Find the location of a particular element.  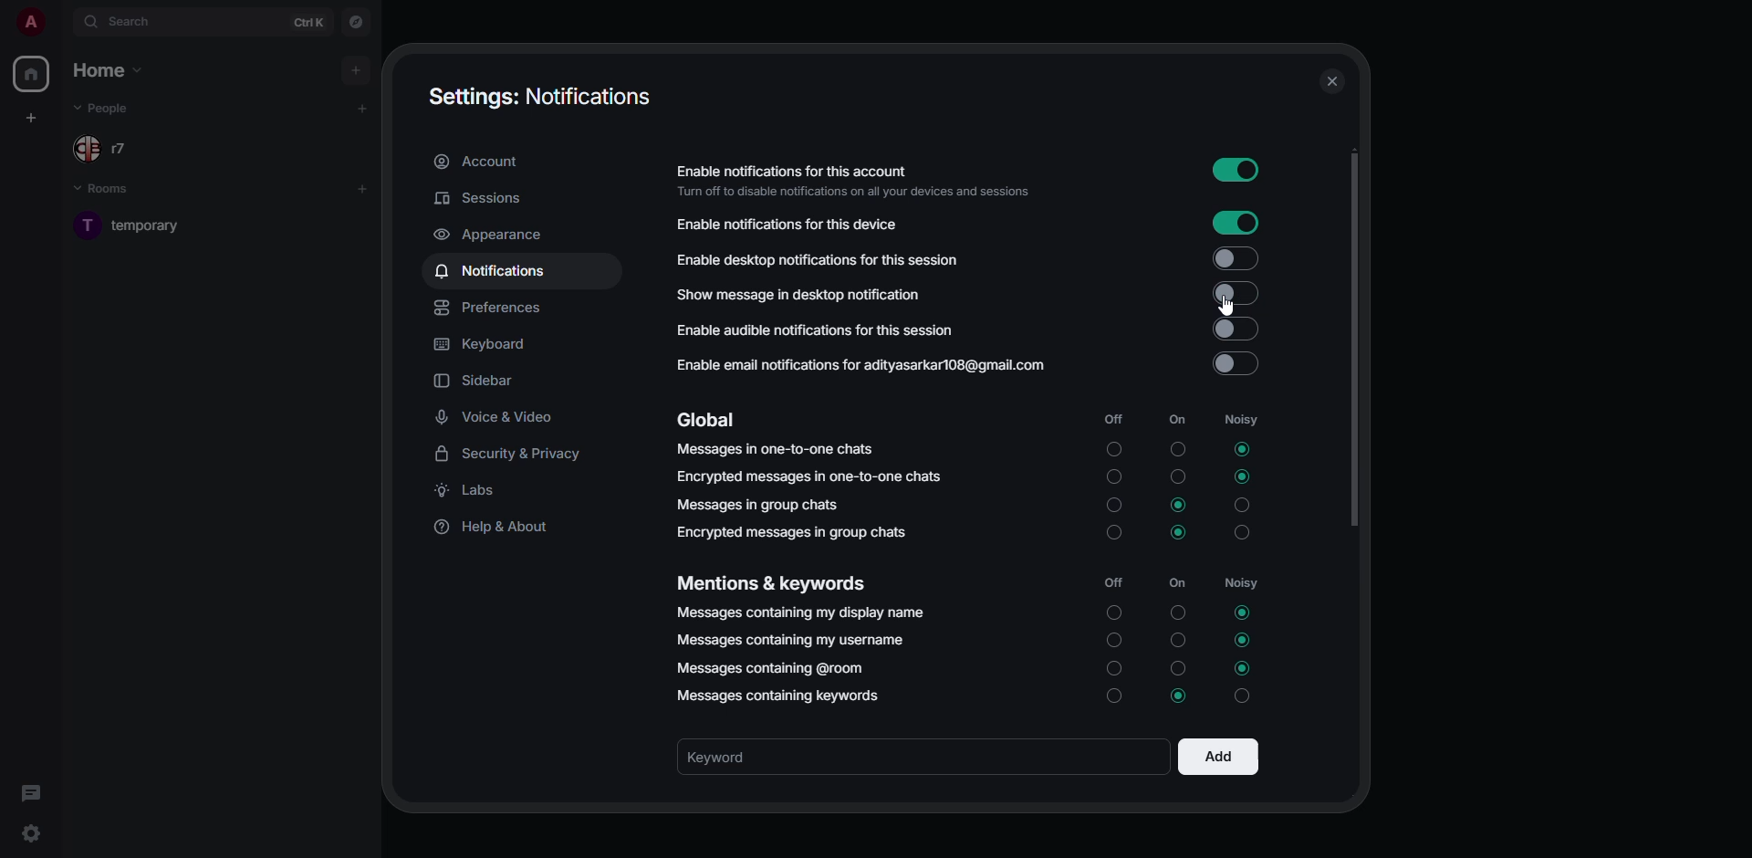

keyword is located at coordinates (736, 757).